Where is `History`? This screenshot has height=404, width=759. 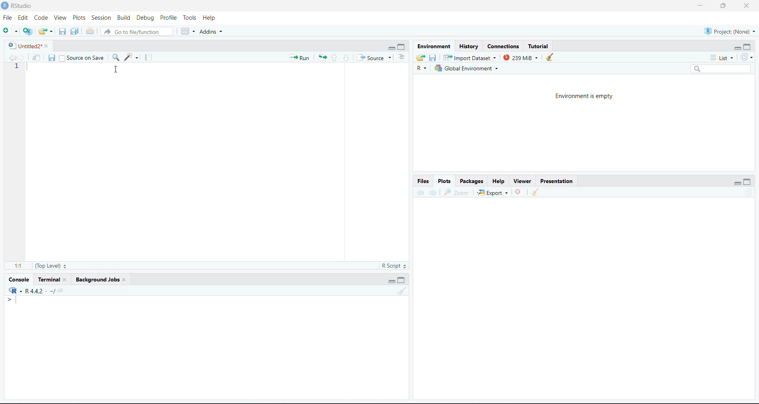 History is located at coordinates (469, 47).